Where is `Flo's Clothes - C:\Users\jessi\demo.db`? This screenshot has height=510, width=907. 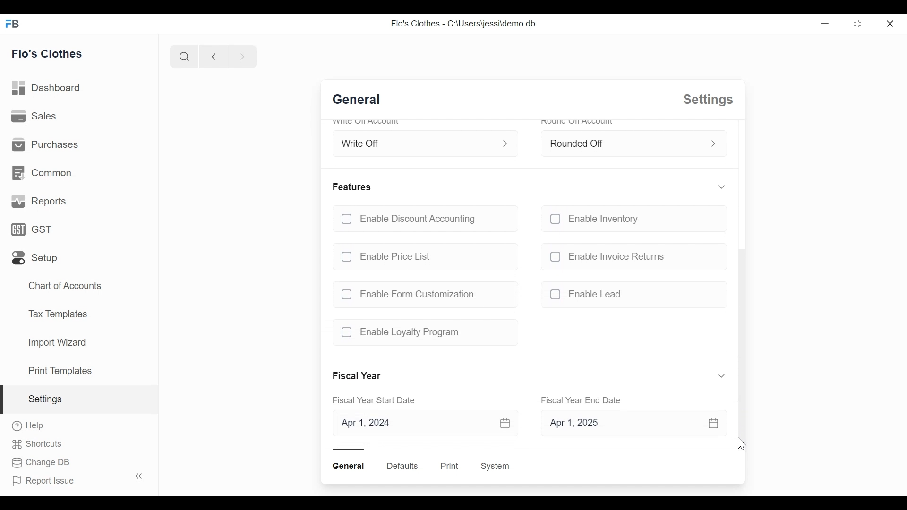 Flo's Clothes - C:\Users\jessi\demo.db is located at coordinates (462, 24).